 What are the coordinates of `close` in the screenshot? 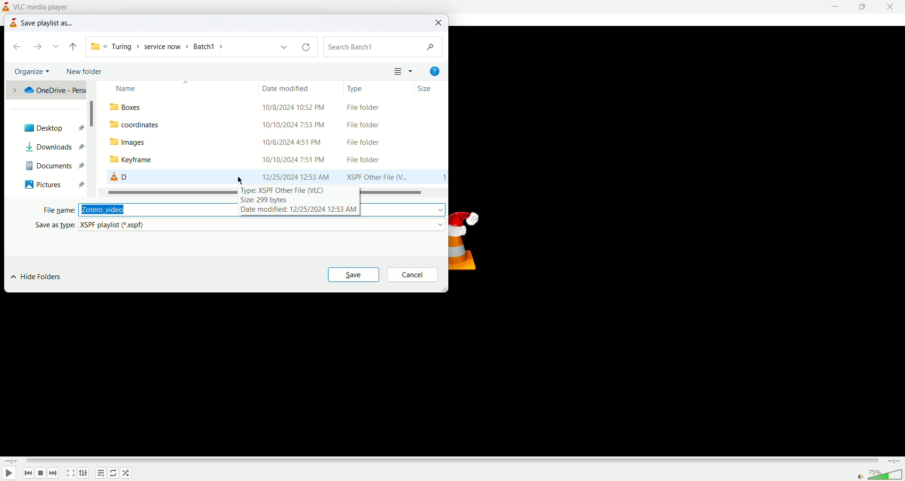 It's located at (439, 23).